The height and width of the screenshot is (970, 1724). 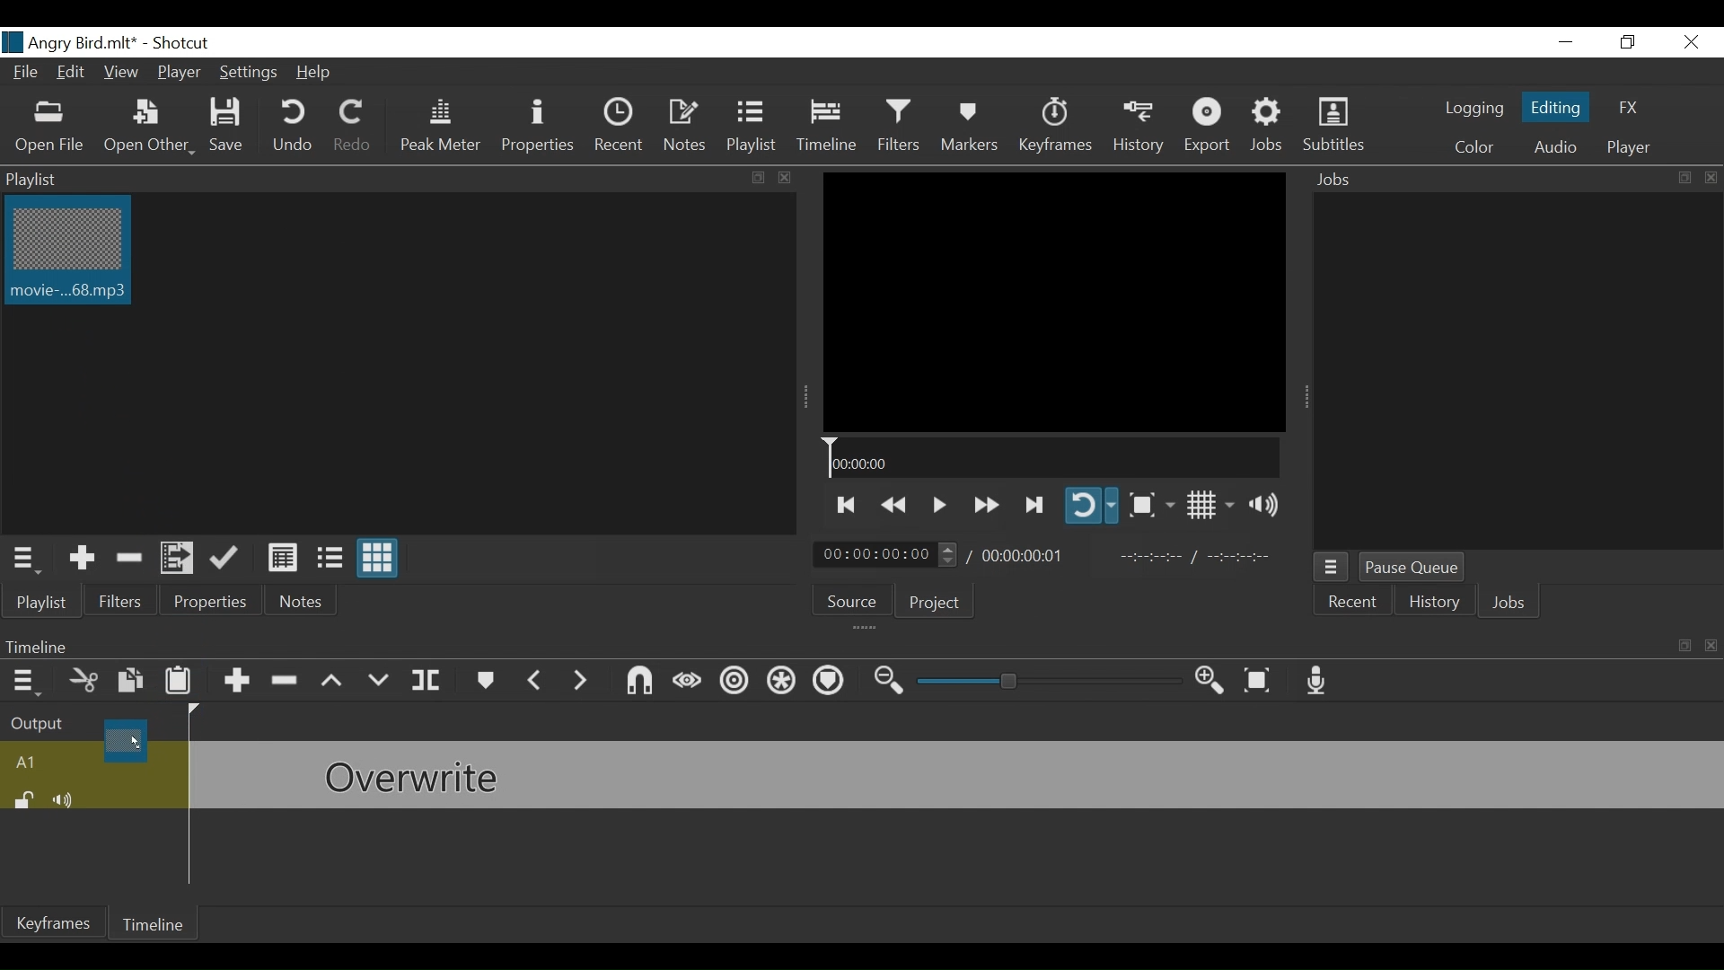 What do you see at coordinates (380, 679) in the screenshot?
I see `Overwrite` at bounding box center [380, 679].